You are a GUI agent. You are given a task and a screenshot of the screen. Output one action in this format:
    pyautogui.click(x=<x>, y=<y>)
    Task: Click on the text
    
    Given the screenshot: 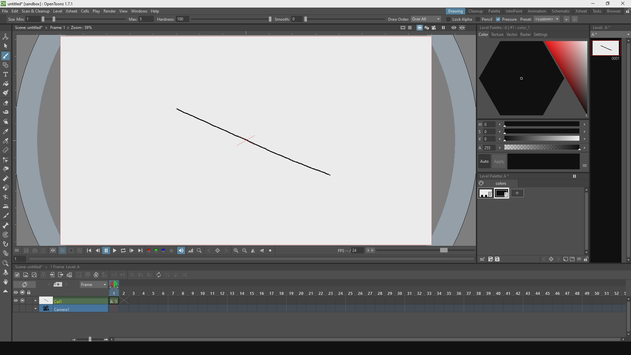 What is the action you would take?
    pyautogui.click(x=6, y=74)
    